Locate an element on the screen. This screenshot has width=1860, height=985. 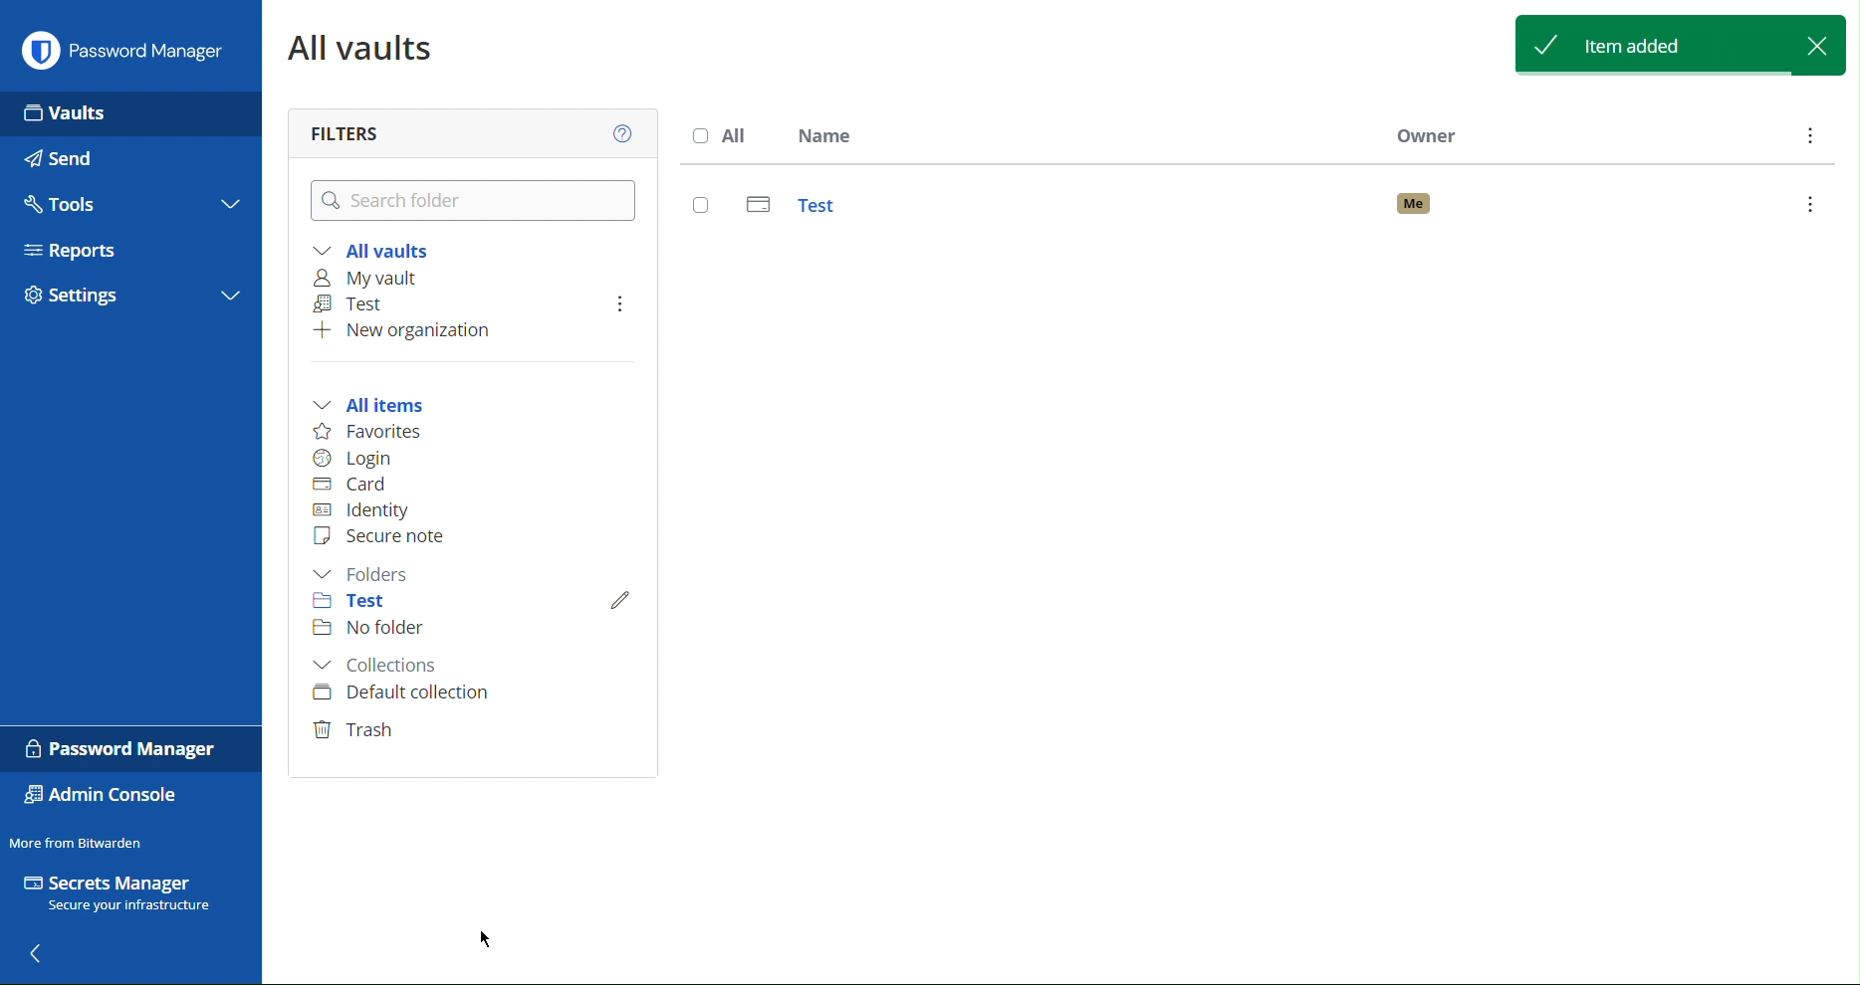
Cursor is located at coordinates (486, 940).